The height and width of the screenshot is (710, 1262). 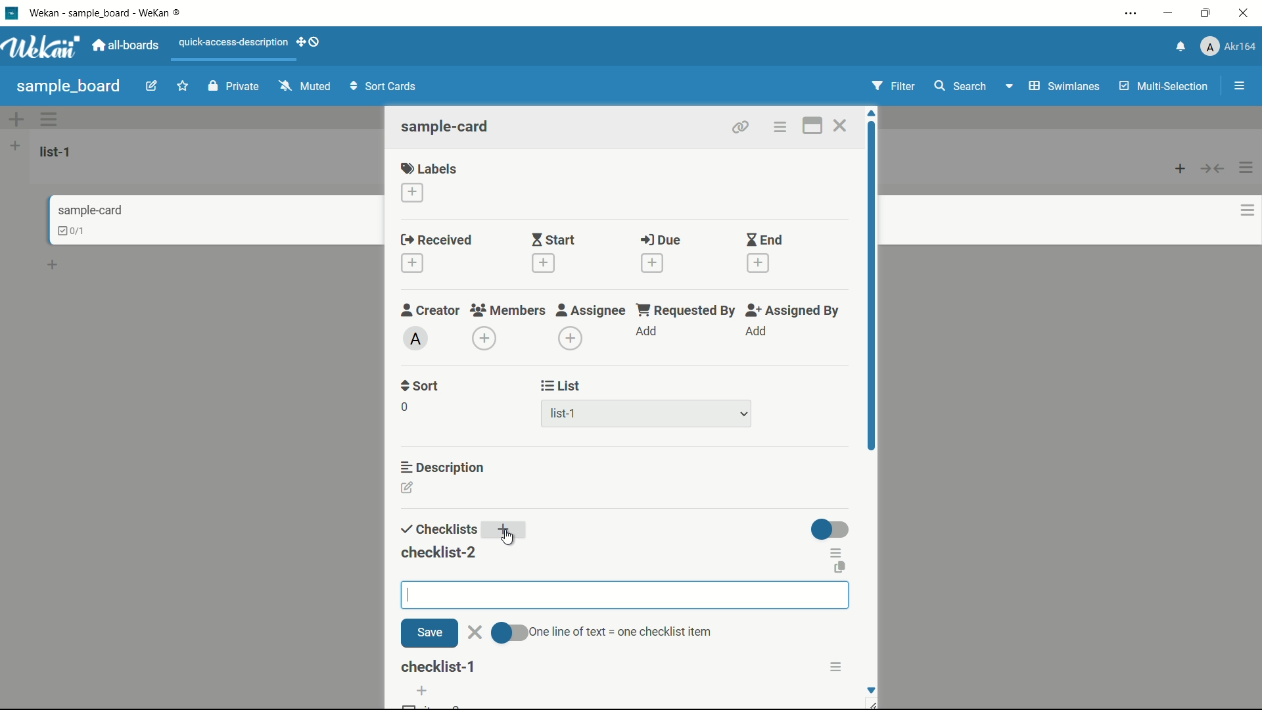 I want to click on assigned by, so click(x=794, y=310).